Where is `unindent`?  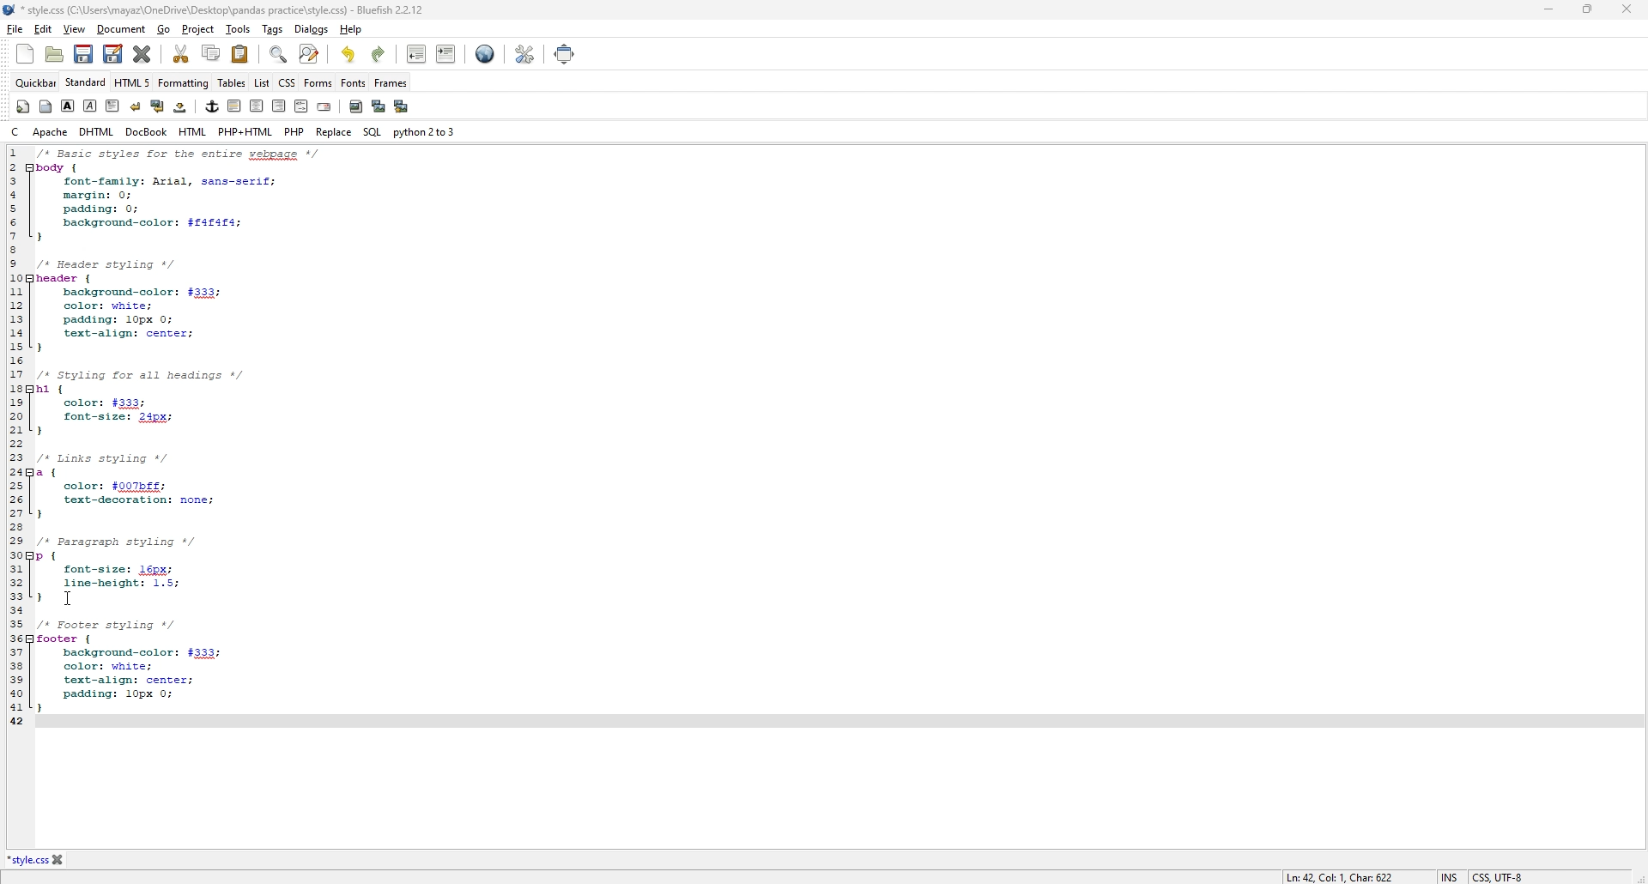
unindent is located at coordinates (417, 55).